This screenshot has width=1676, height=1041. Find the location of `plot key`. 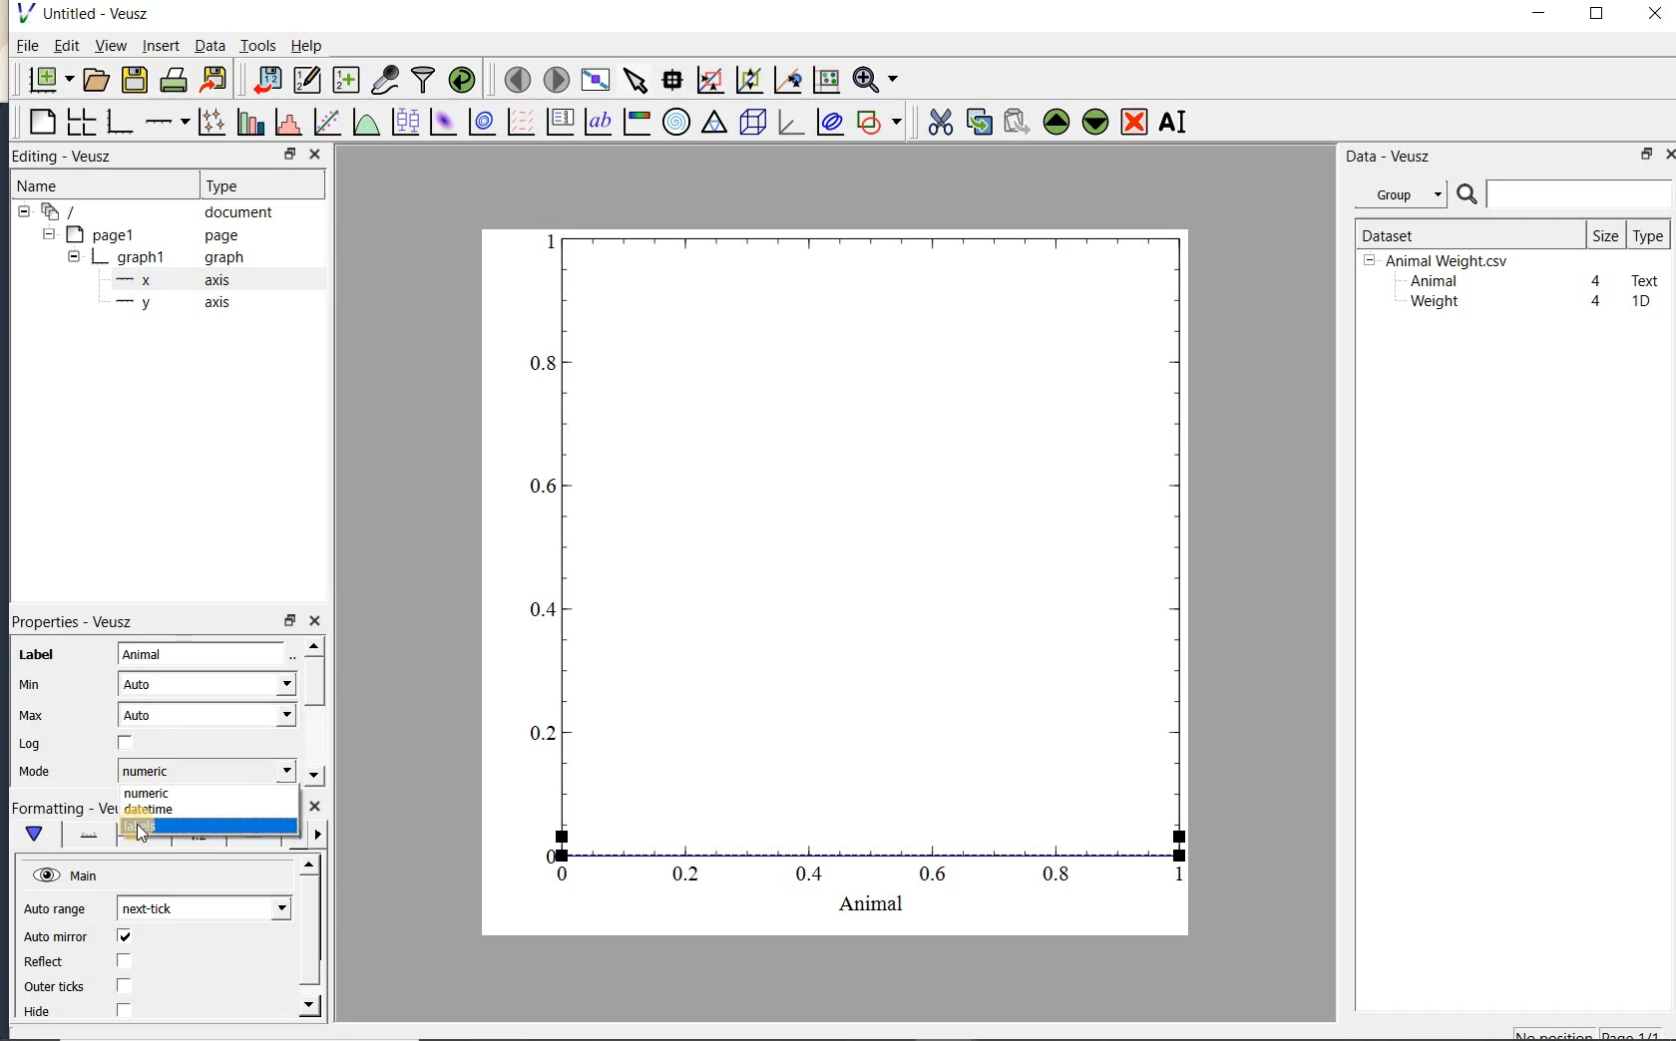

plot key is located at coordinates (558, 122).